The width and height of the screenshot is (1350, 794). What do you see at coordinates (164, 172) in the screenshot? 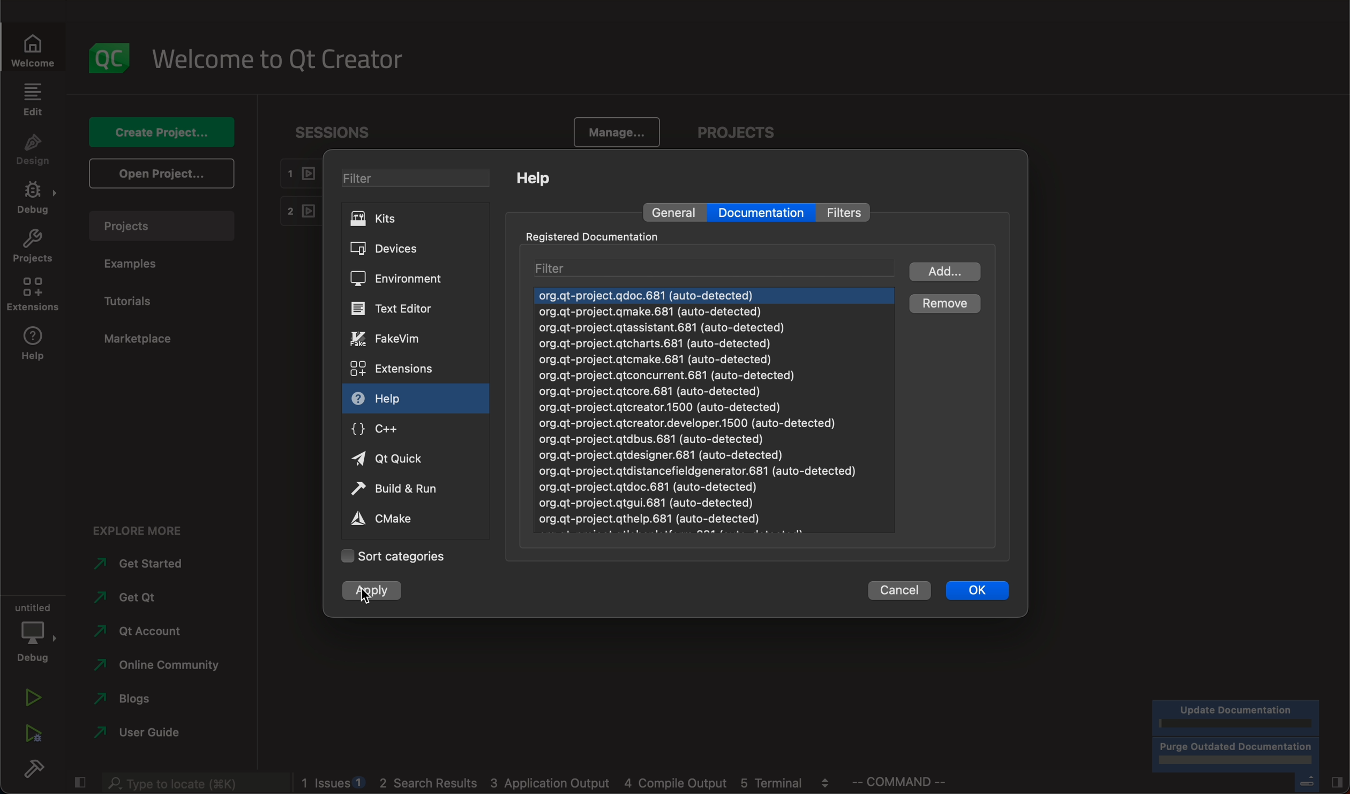
I see `open` at bounding box center [164, 172].